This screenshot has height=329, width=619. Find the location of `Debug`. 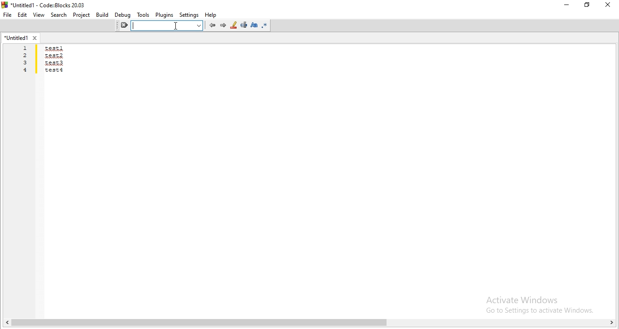

Debug is located at coordinates (123, 15).